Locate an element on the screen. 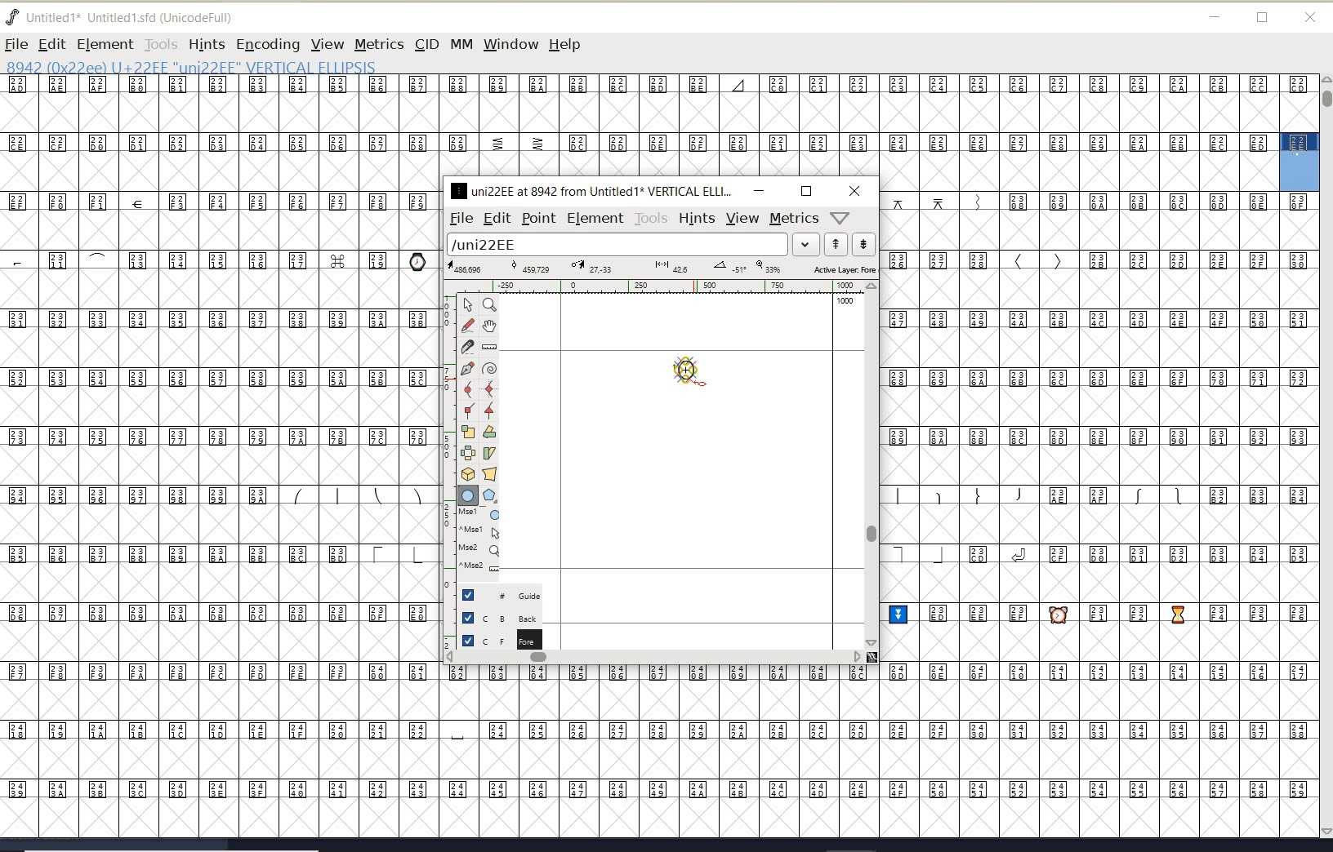 The height and width of the screenshot is (852, 1333). tools is located at coordinates (652, 219).